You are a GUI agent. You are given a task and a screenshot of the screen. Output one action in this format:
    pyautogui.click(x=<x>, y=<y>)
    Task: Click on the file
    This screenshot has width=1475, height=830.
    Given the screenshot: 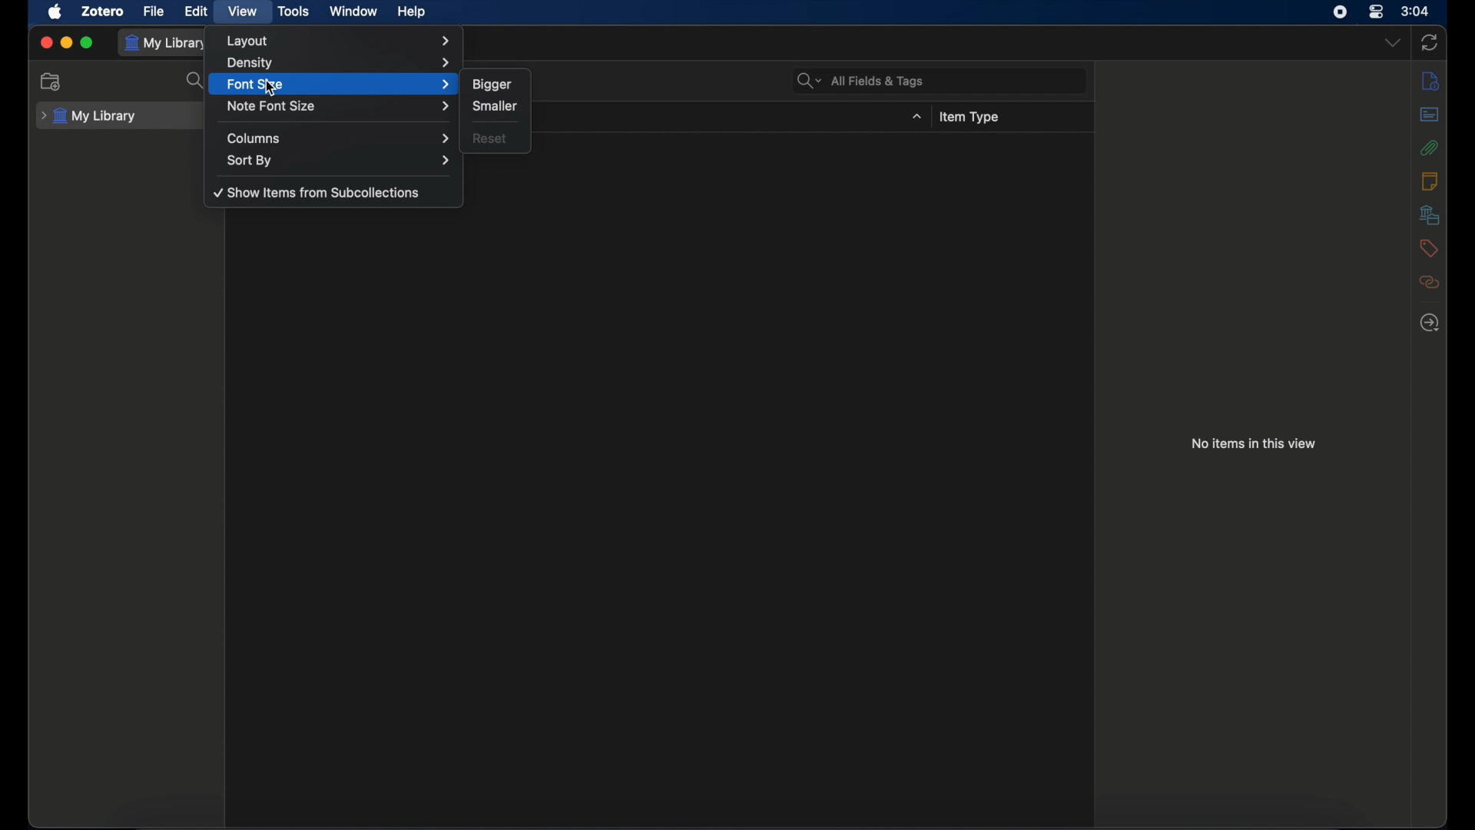 What is the action you would take?
    pyautogui.click(x=154, y=11)
    